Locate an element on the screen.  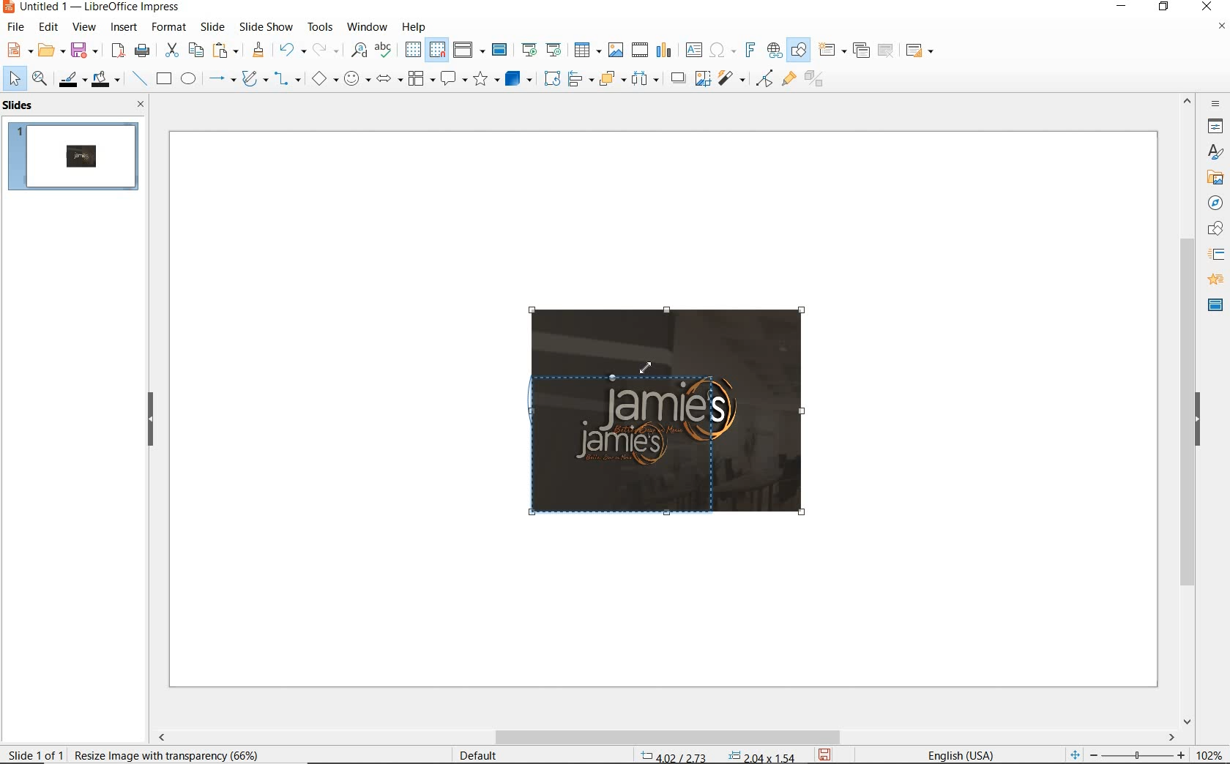
export as PDF is located at coordinates (118, 51).